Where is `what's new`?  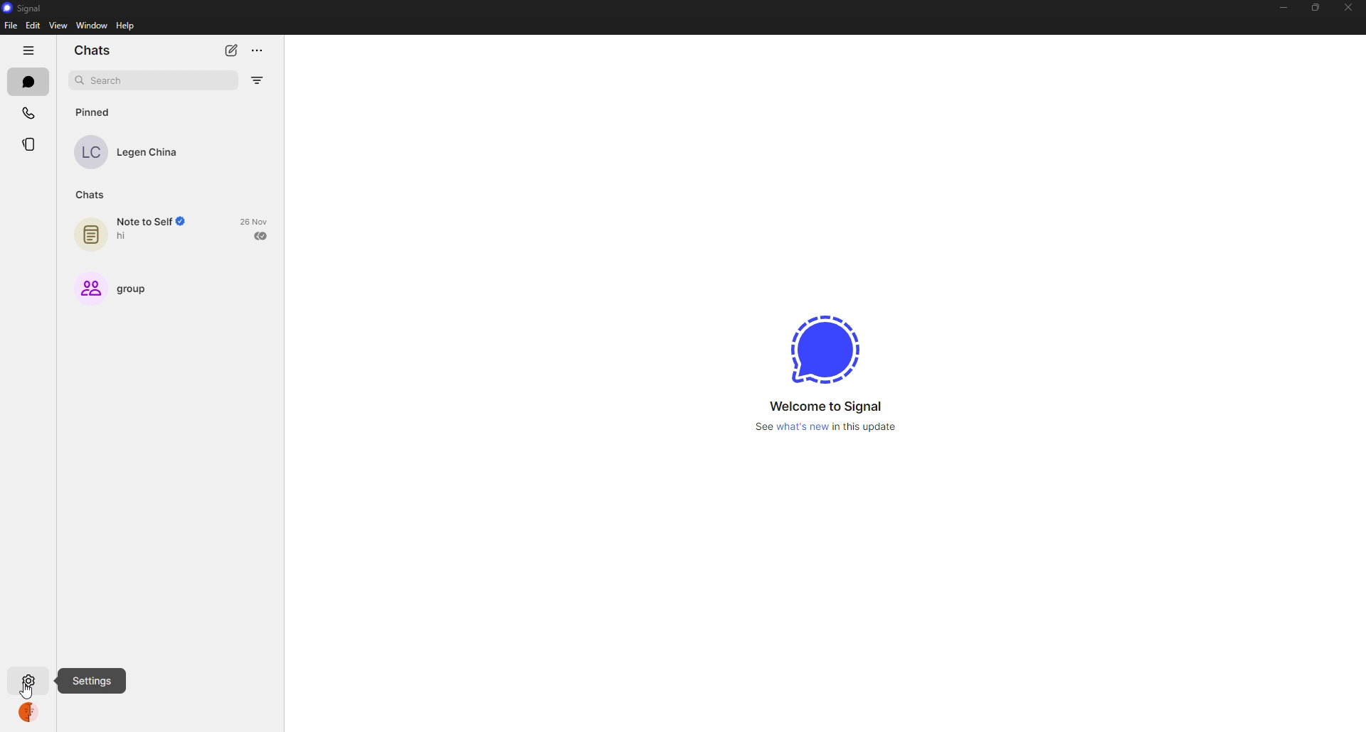
what's new is located at coordinates (829, 426).